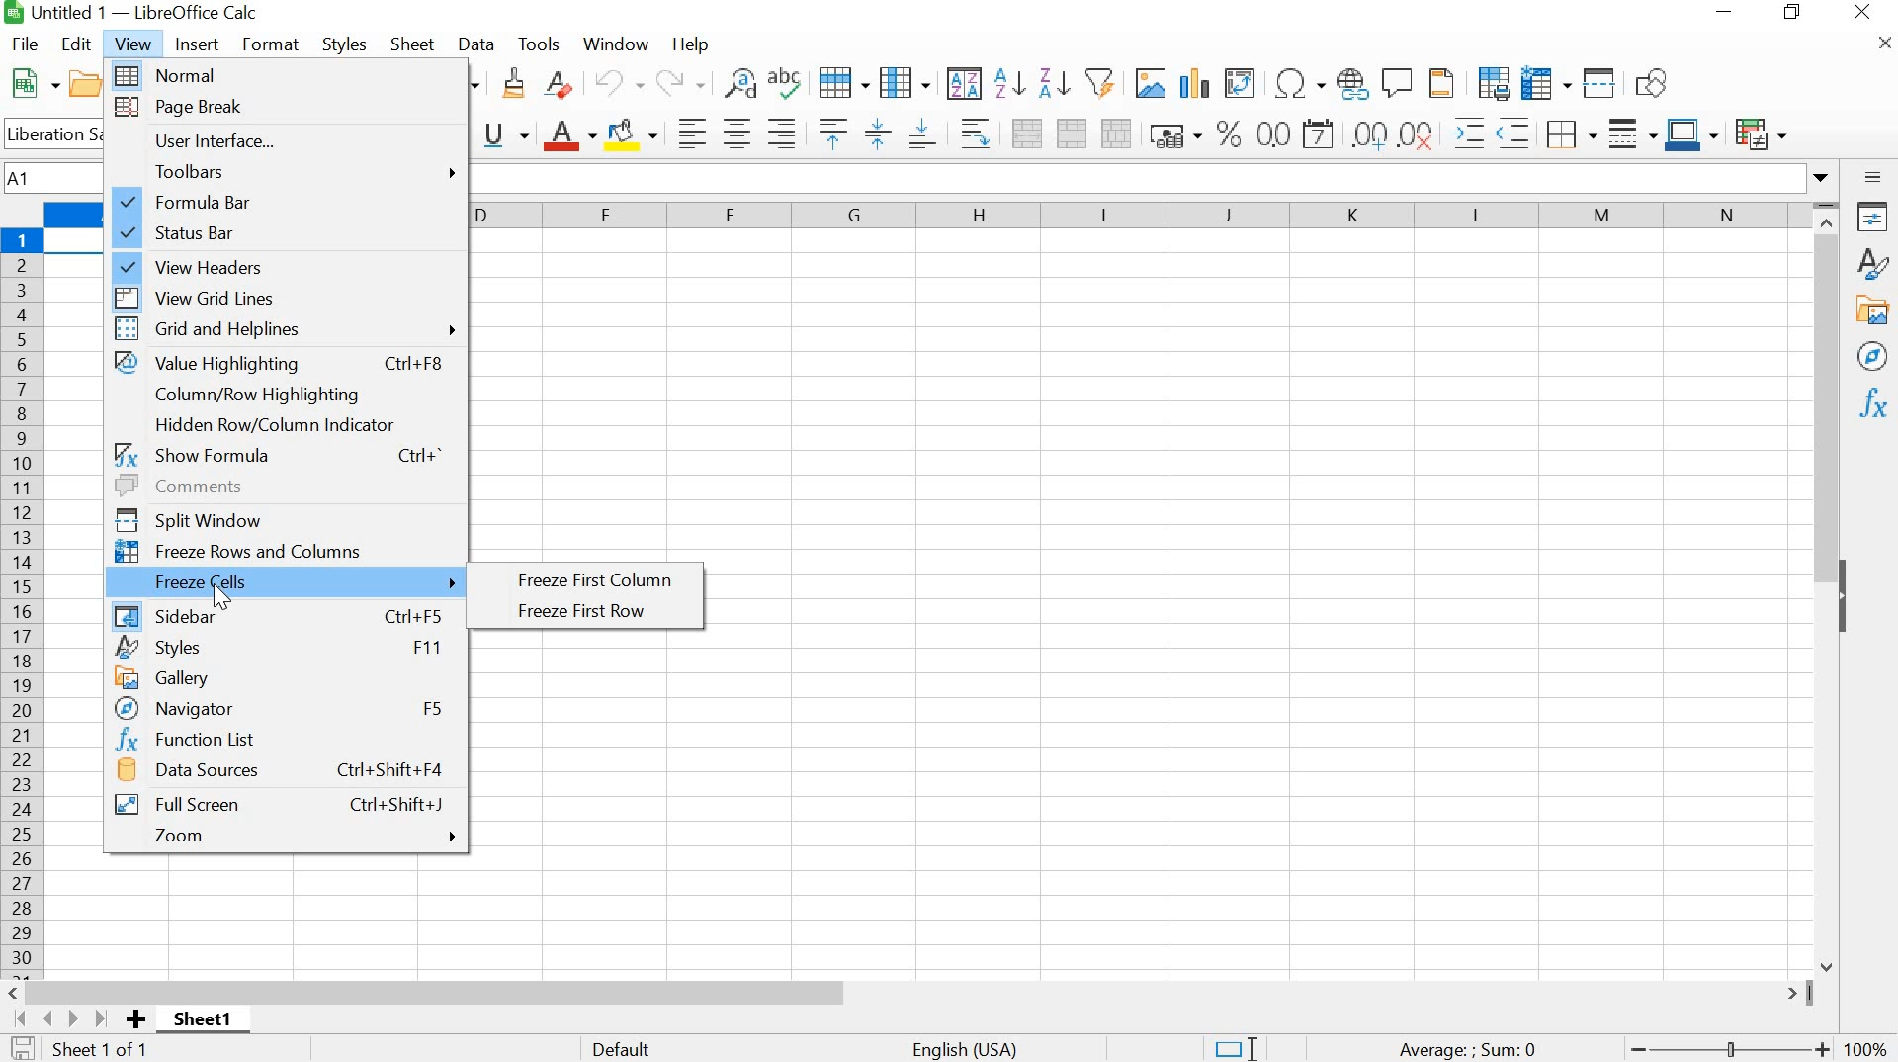  What do you see at coordinates (280, 803) in the screenshot?
I see `FULL SCREEN` at bounding box center [280, 803].